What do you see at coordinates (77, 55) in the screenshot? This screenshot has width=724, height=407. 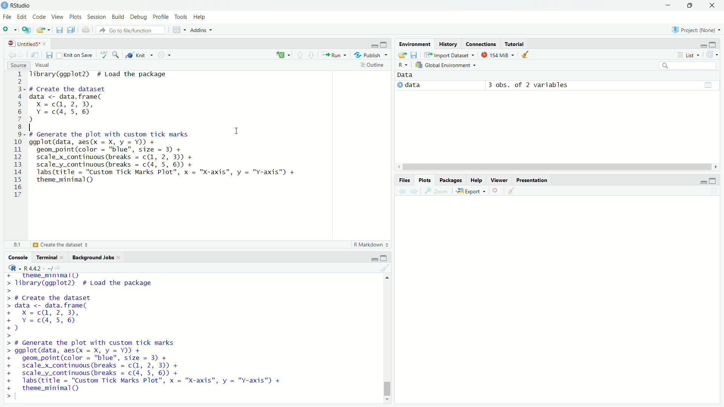 I see `knit on save` at bounding box center [77, 55].